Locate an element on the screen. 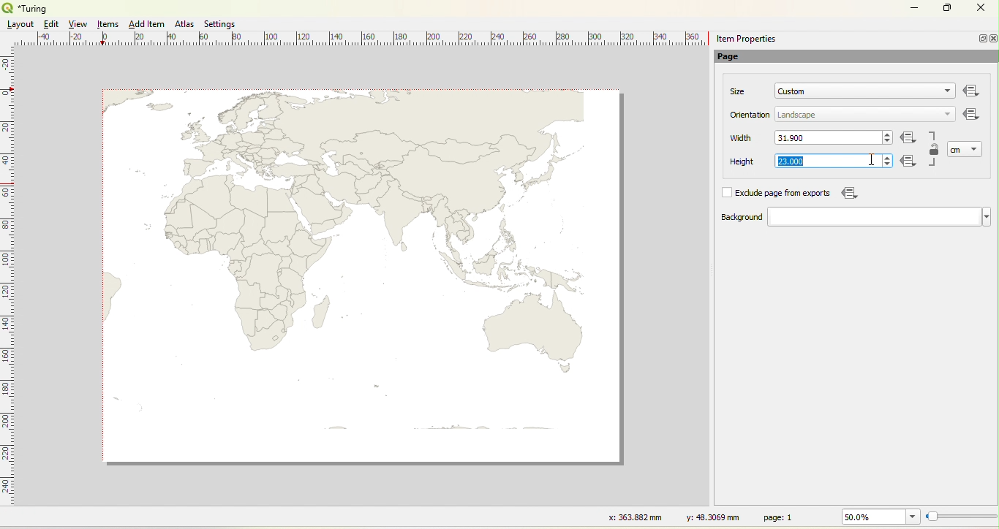 The height and width of the screenshot is (529, 999). decrease is located at coordinates (886, 165).